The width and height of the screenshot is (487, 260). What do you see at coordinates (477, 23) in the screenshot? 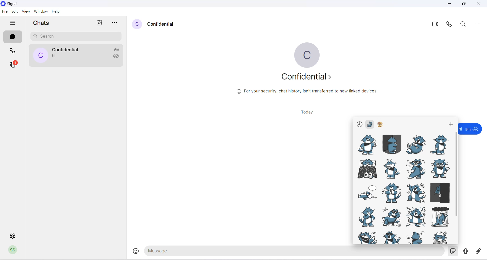
I see `more options` at bounding box center [477, 23].